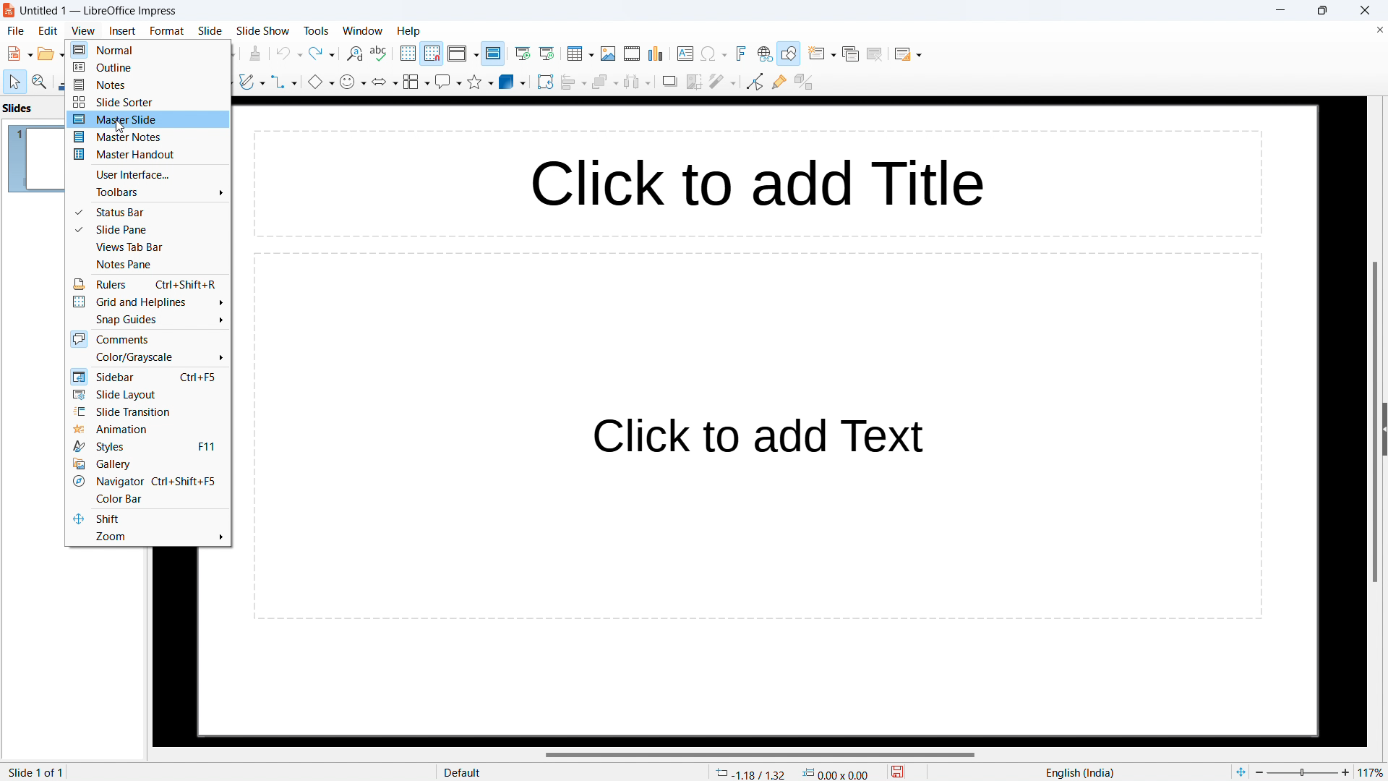 Image resolution: width=1388 pixels, height=781 pixels. I want to click on color bar, so click(147, 499).